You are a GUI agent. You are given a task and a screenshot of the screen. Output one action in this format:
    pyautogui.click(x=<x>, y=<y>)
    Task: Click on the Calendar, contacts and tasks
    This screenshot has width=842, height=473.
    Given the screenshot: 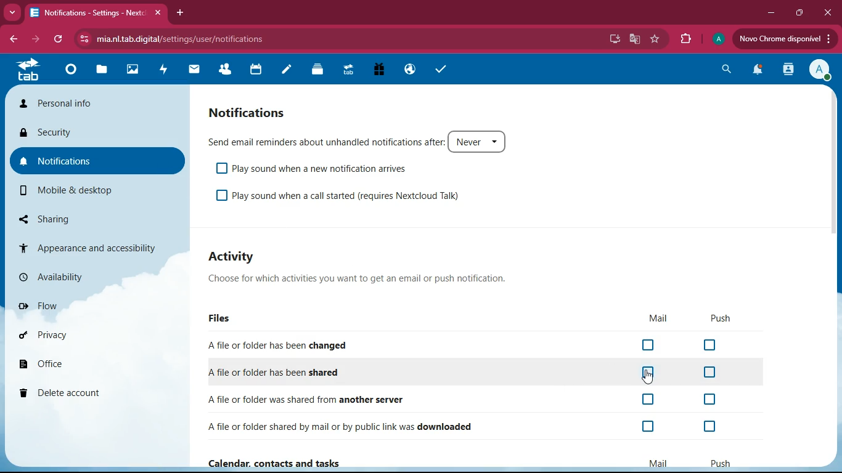 What is the action you would take?
    pyautogui.click(x=274, y=464)
    